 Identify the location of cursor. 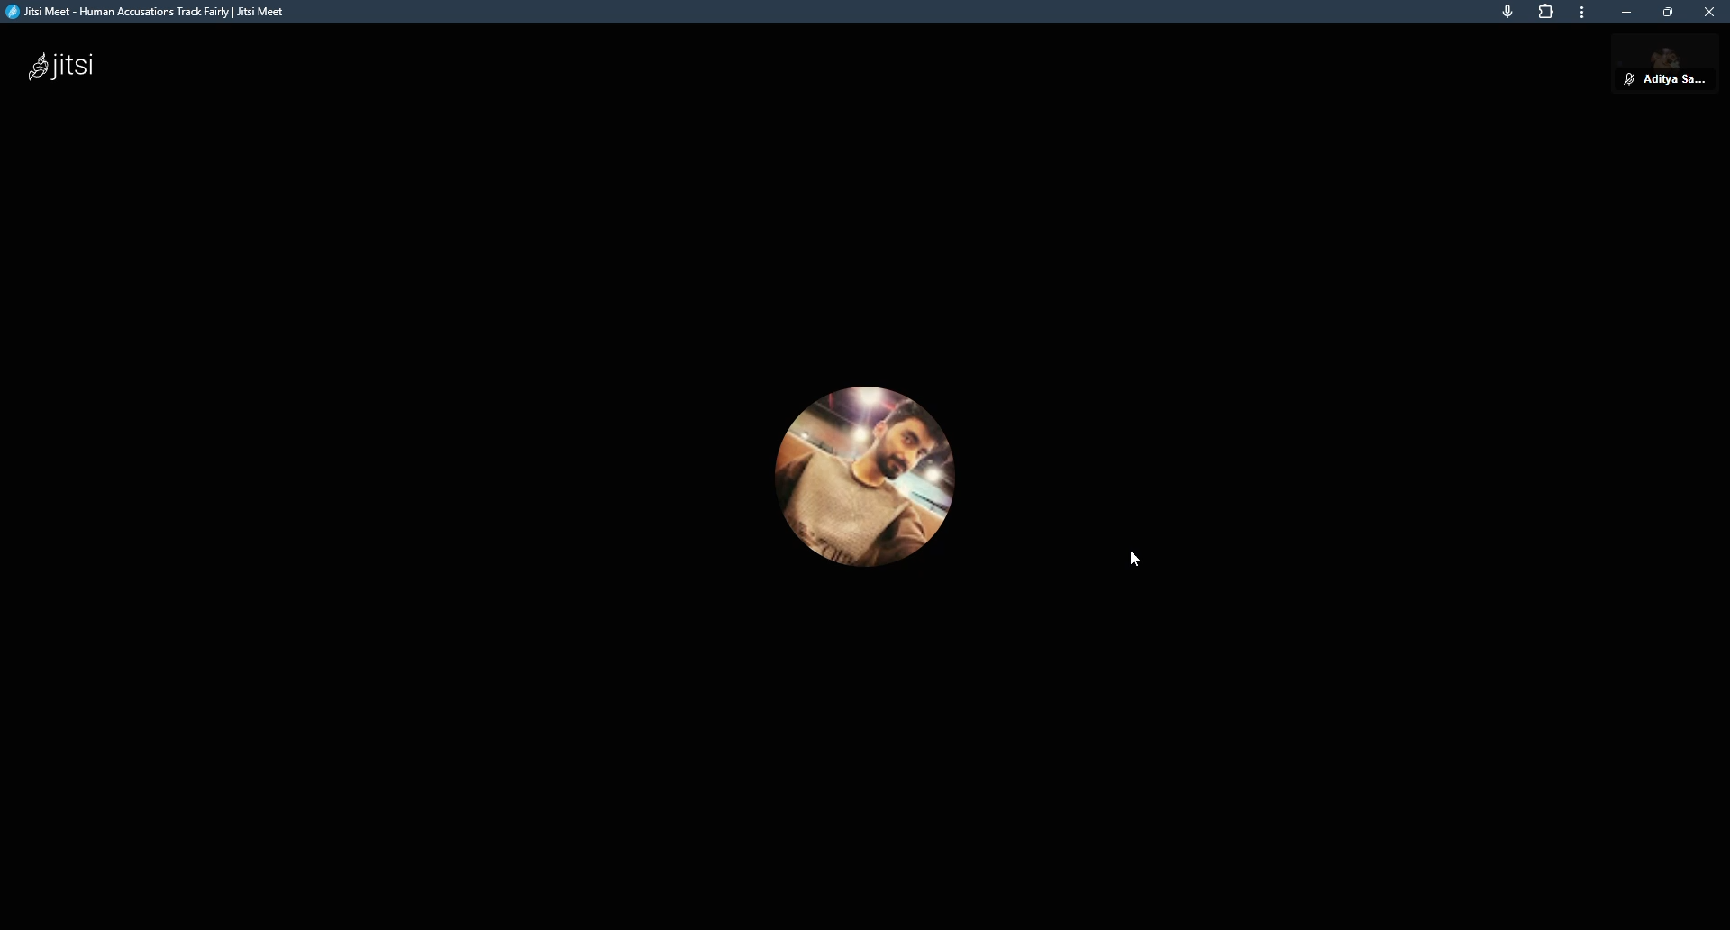
(1137, 568).